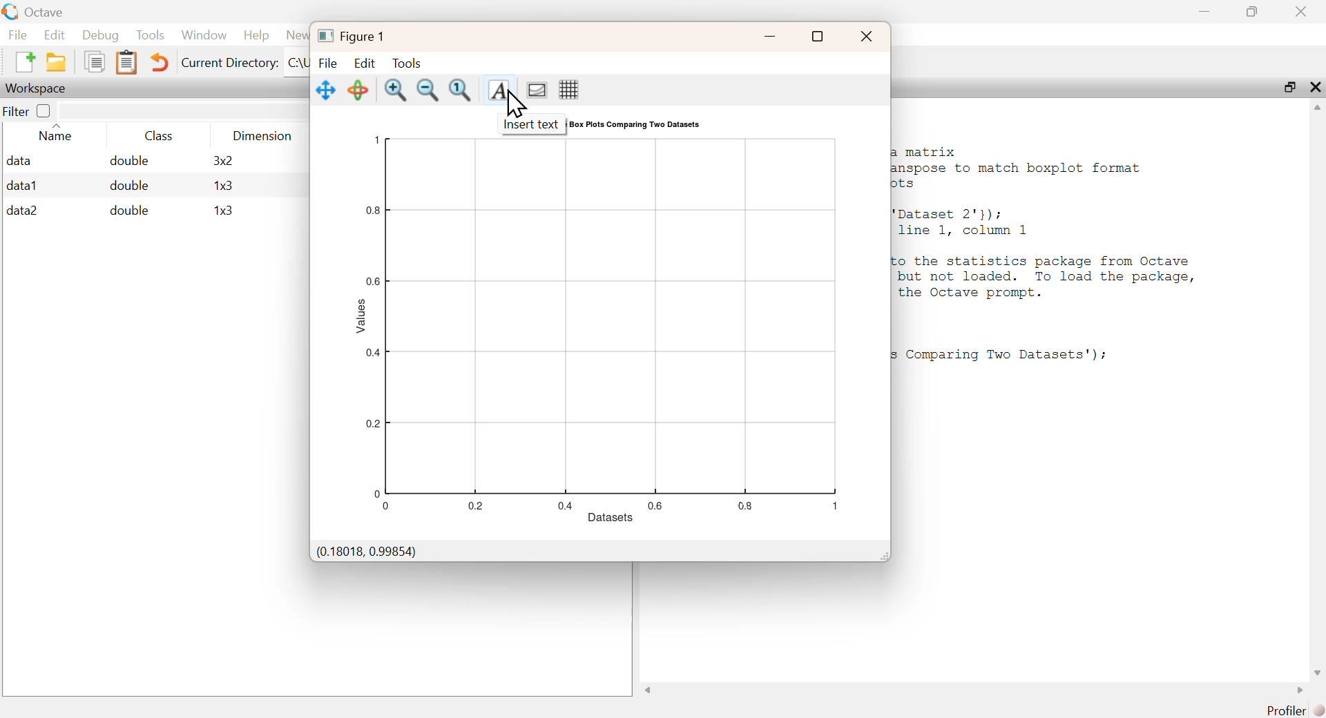  Describe the element at coordinates (222, 160) in the screenshot. I see `3x2` at that location.